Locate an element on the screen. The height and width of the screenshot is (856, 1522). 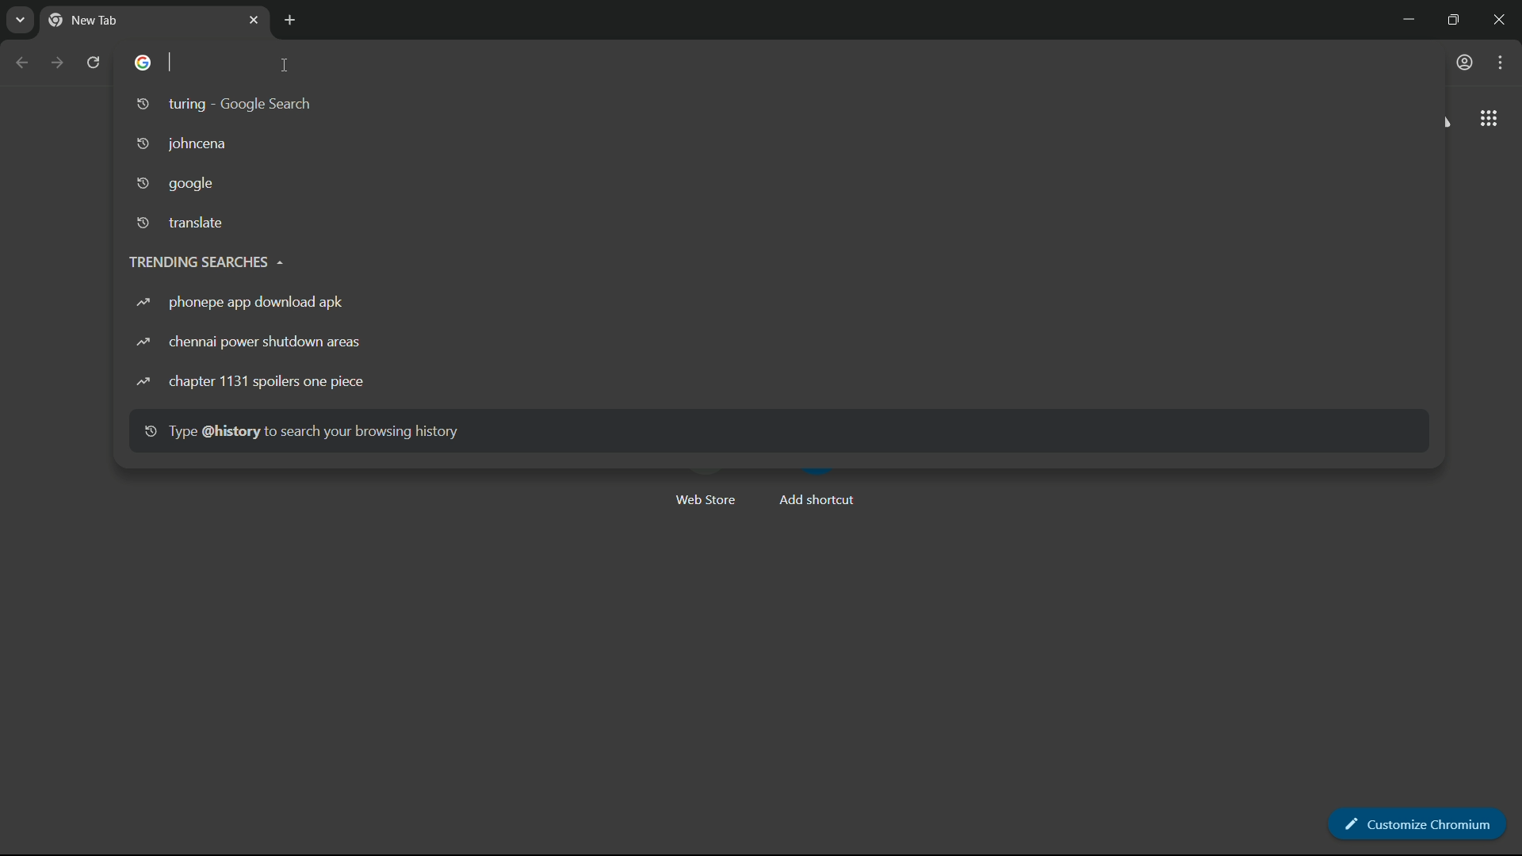
new tab is located at coordinates (291, 21).